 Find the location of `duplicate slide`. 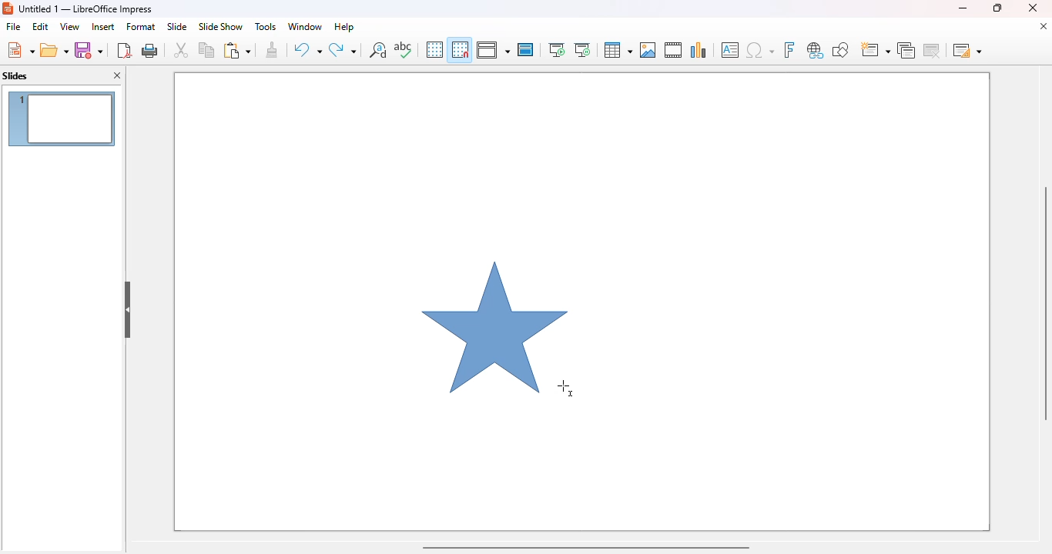

duplicate slide is located at coordinates (906, 50).